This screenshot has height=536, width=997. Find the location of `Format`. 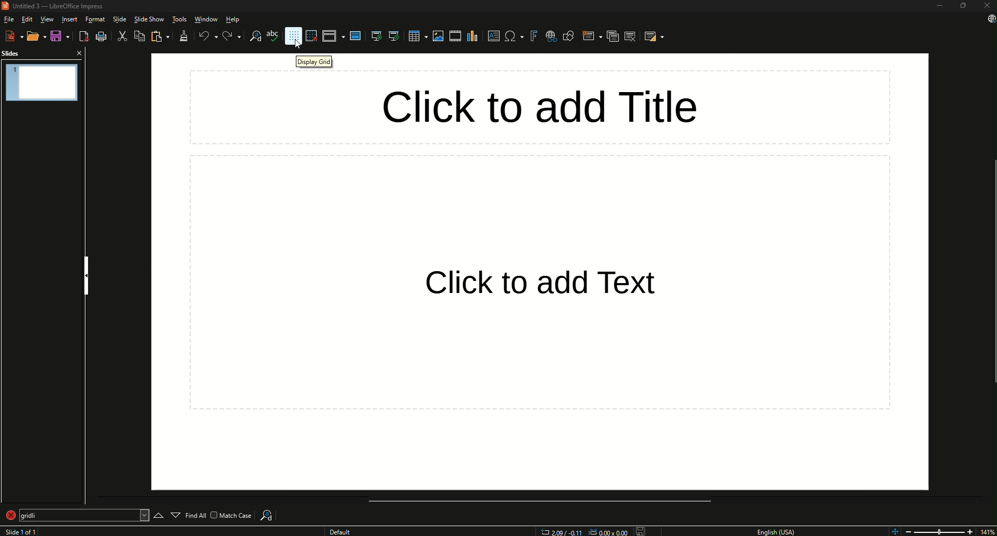

Format is located at coordinates (95, 19).